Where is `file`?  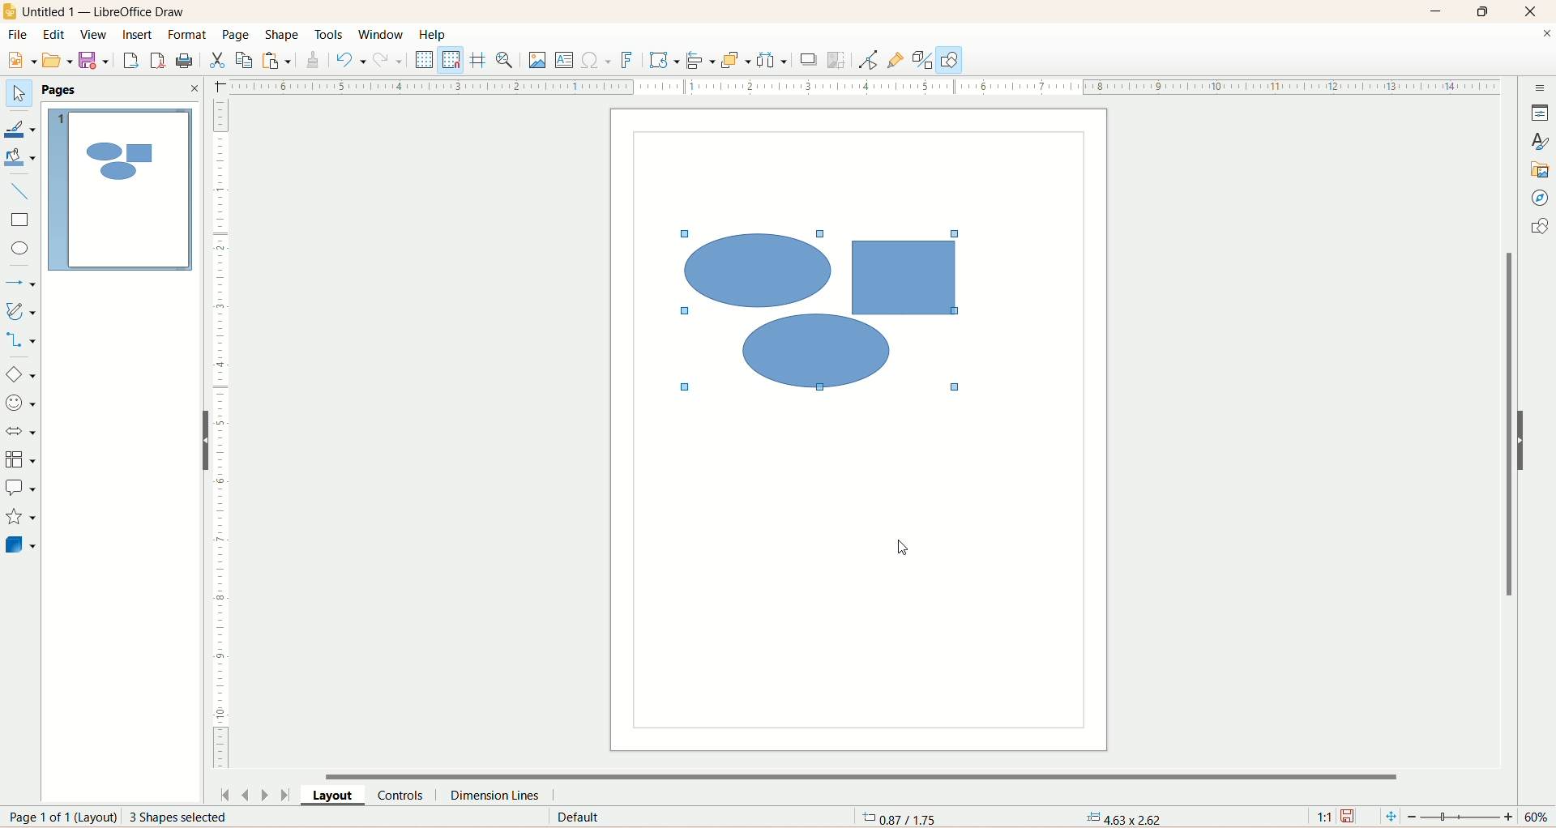
file is located at coordinates (16, 36).